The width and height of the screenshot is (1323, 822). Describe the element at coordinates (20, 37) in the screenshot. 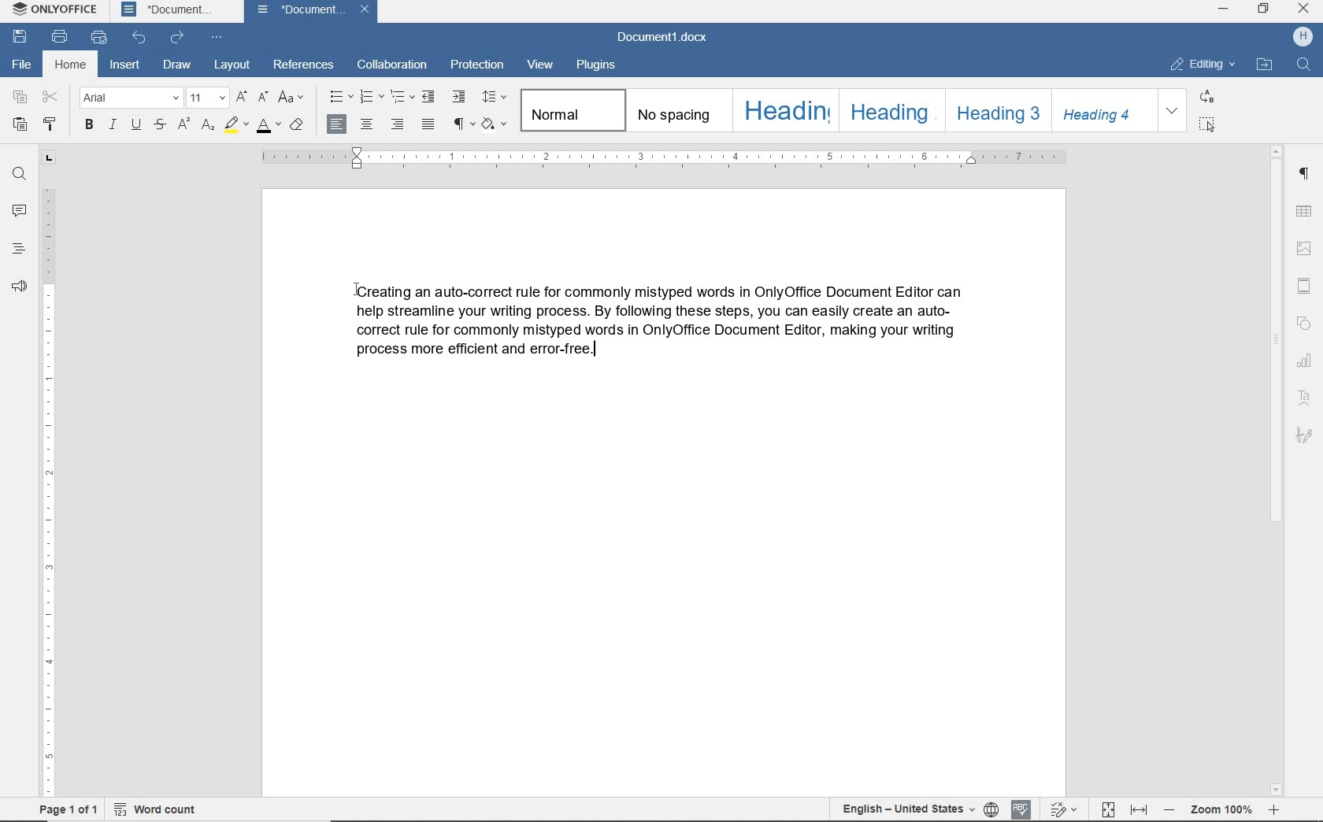

I see `save` at that location.